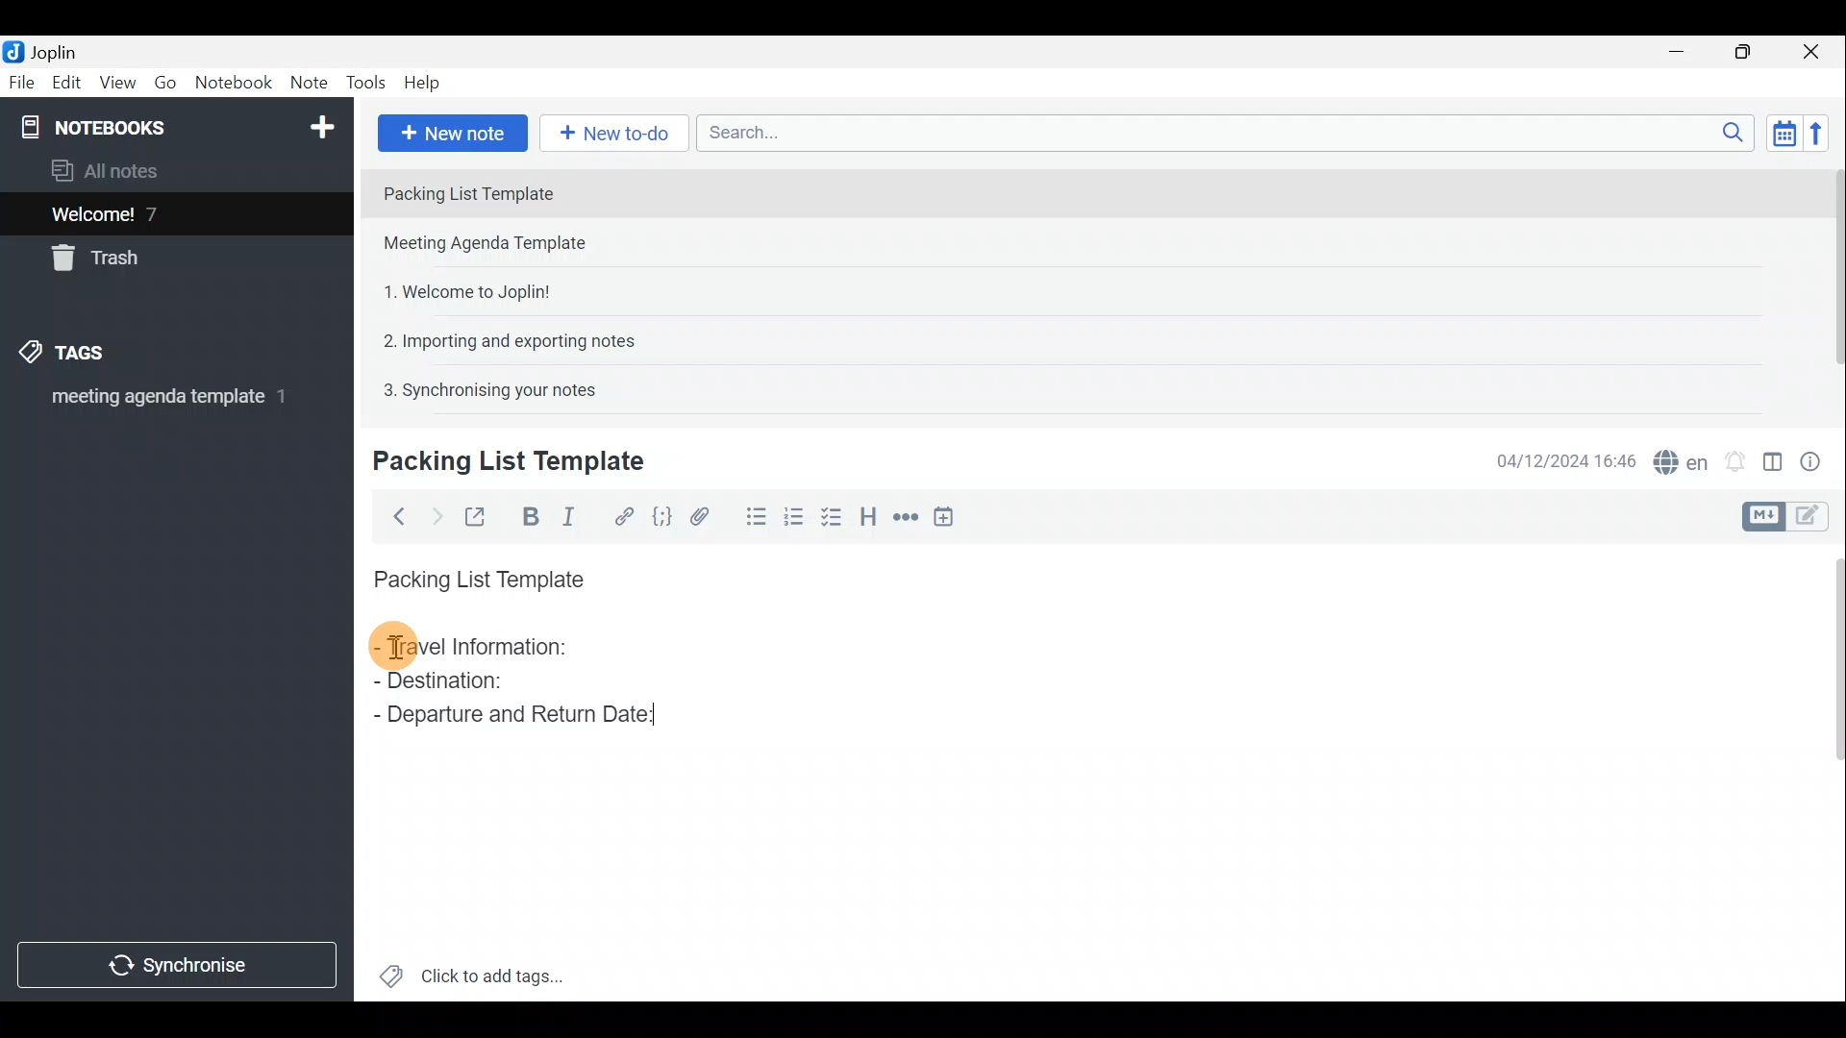  I want to click on Tags, so click(93, 356).